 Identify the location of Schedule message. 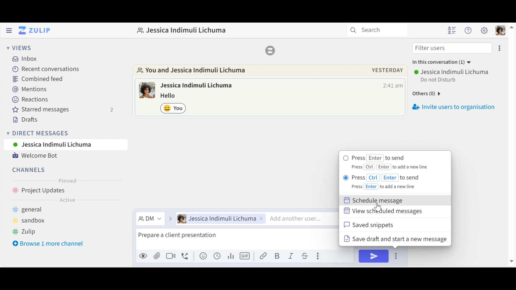
(377, 200).